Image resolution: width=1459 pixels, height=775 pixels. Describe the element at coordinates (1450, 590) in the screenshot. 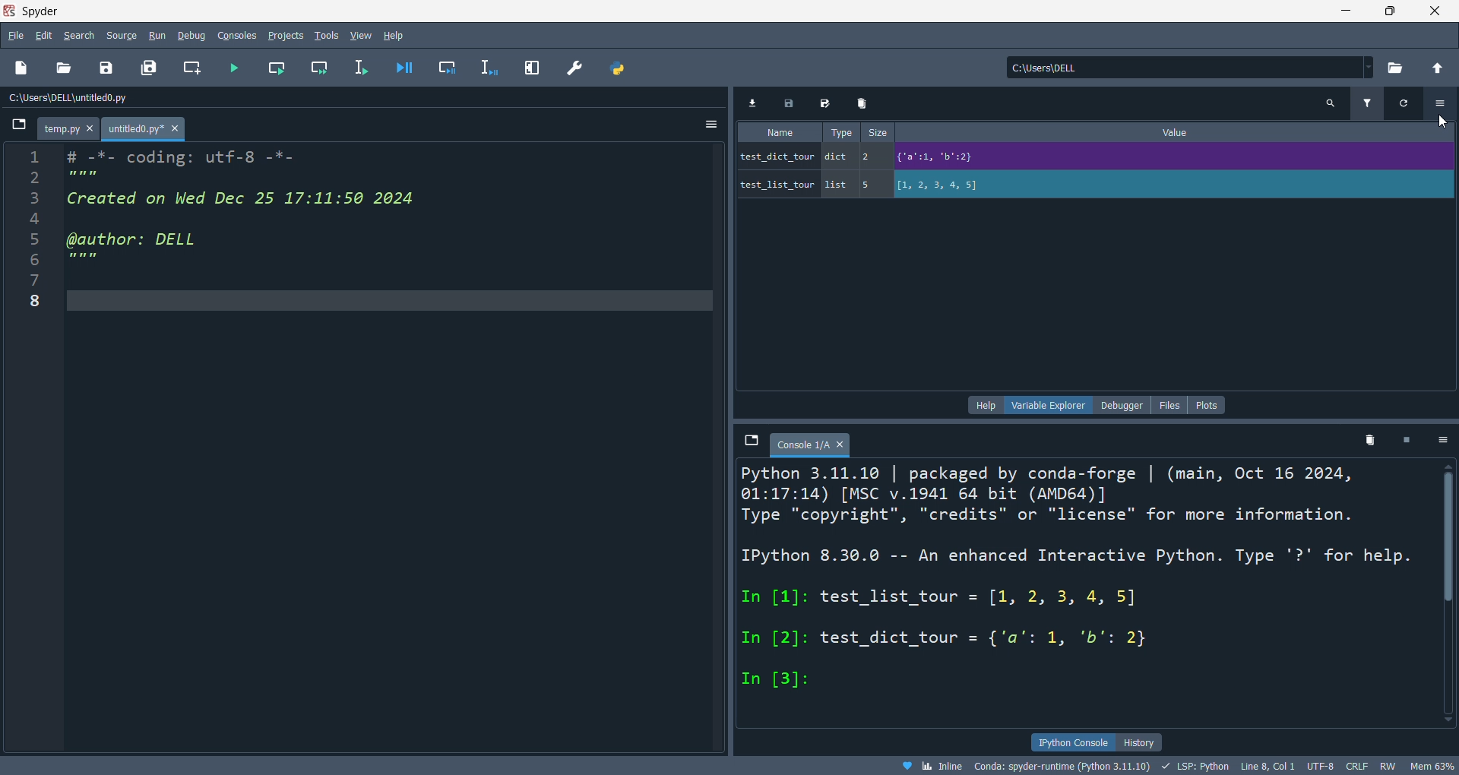

I see `vertical scroll bar` at that location.